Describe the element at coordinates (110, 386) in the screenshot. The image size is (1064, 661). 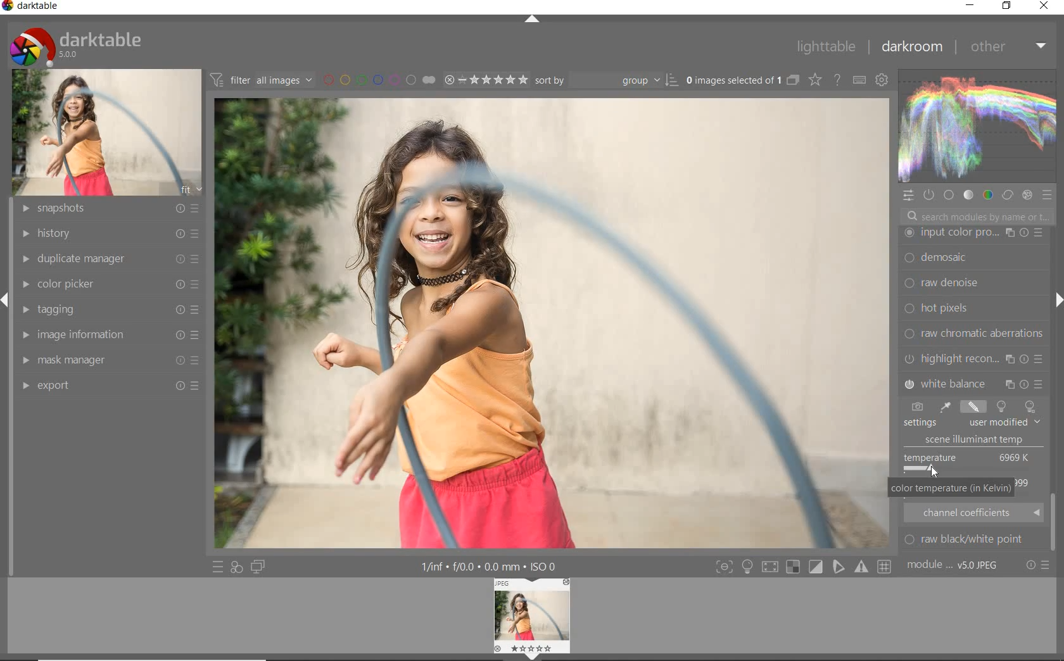
I see `export` at that location.